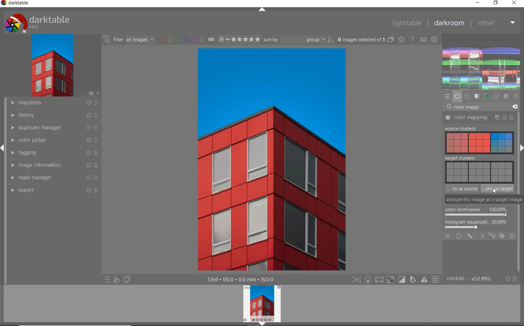 This screenshot has width=524, height=326. I want to click on quick access to preset, so click(107, 280).